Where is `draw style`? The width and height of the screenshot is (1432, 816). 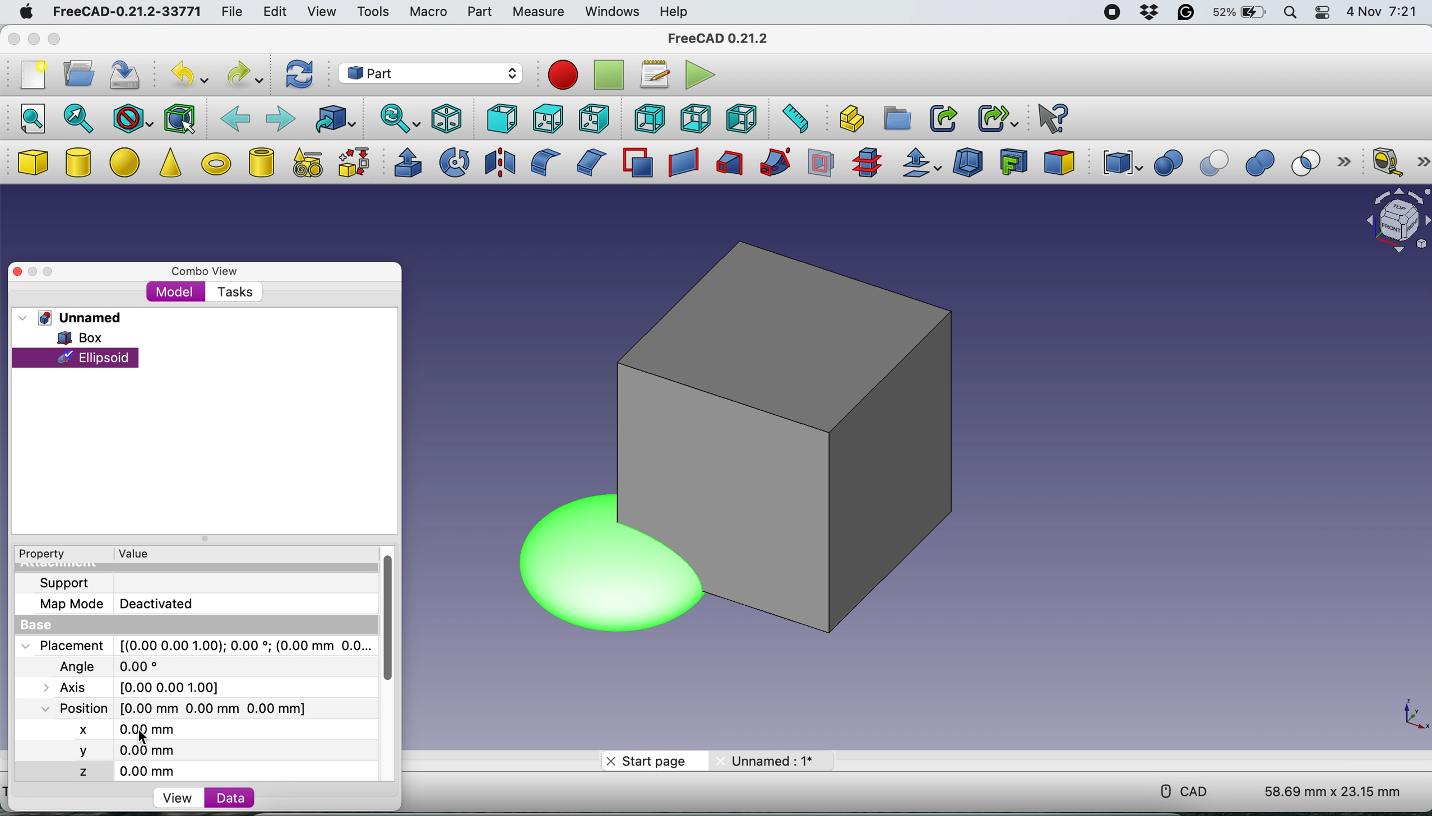 draw style is located at coordinates (132, 119).